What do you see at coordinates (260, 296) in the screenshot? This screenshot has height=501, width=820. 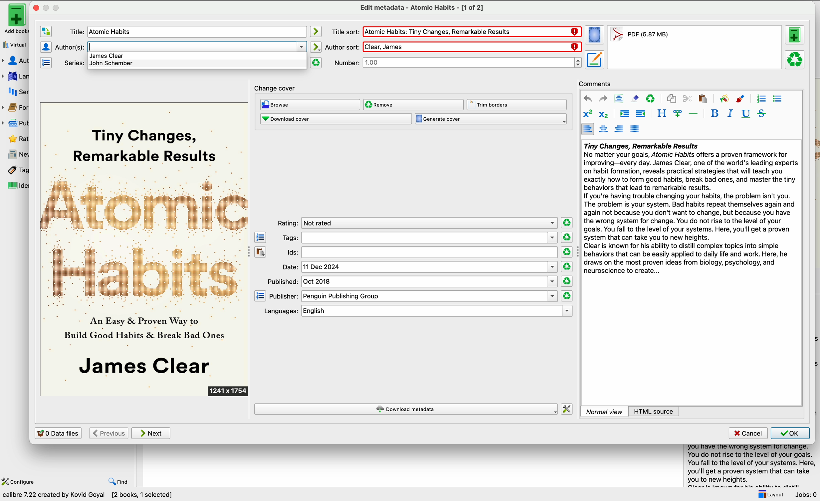 I see `open the manage publisher editor` at bounding box center [260, 296].